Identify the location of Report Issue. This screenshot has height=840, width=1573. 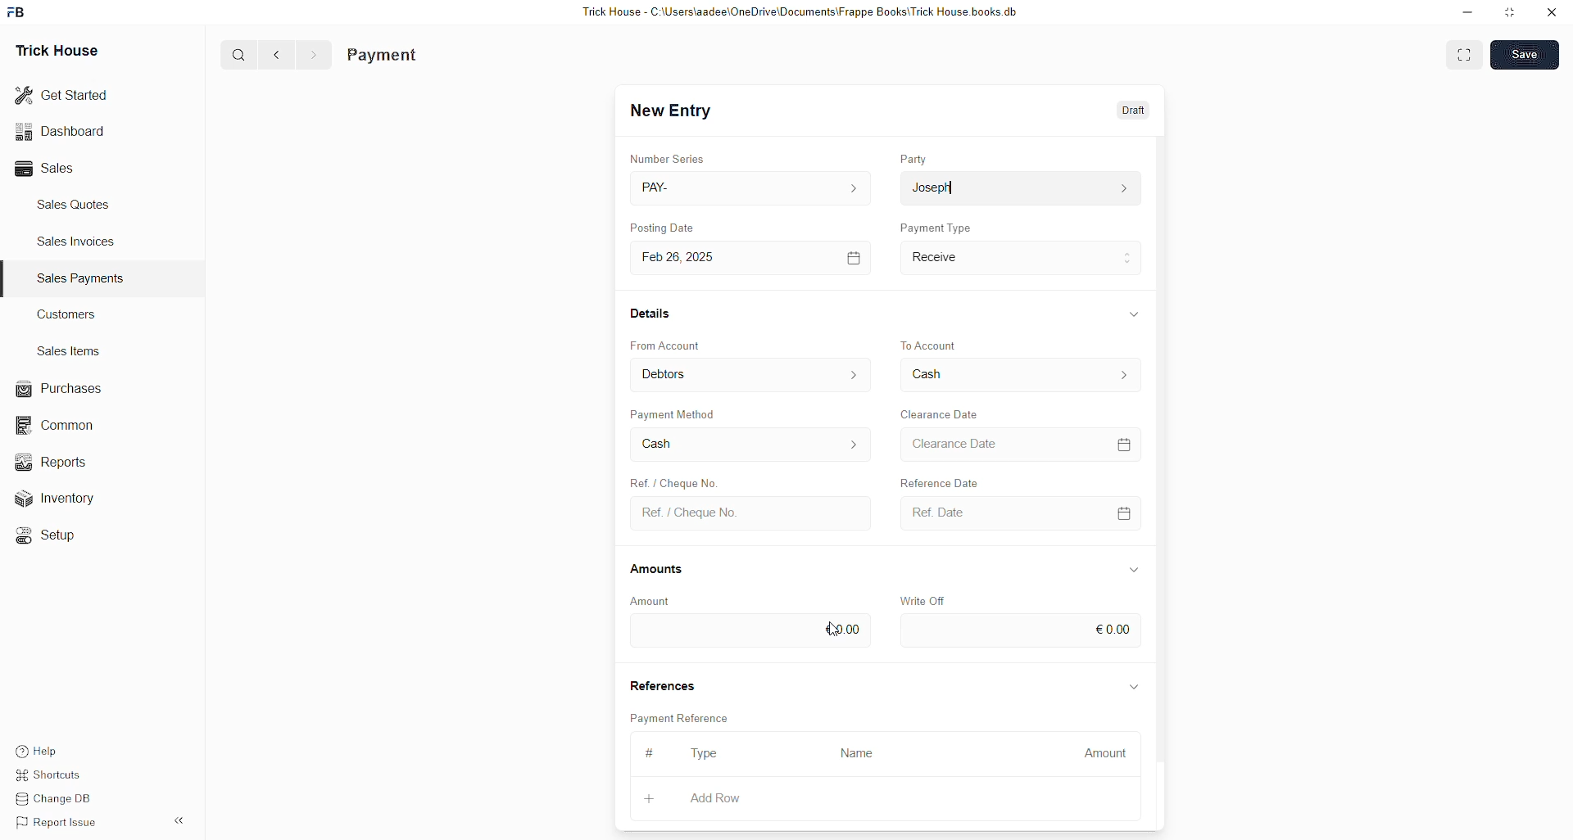
(60, 823).